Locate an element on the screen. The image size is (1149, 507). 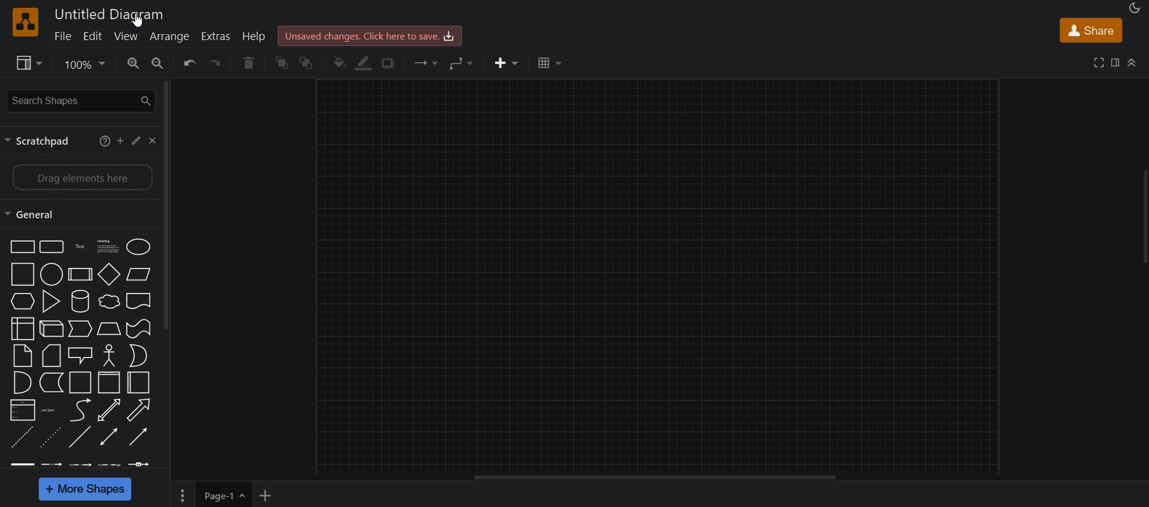
zoom in is located at coordinates (133, 64).